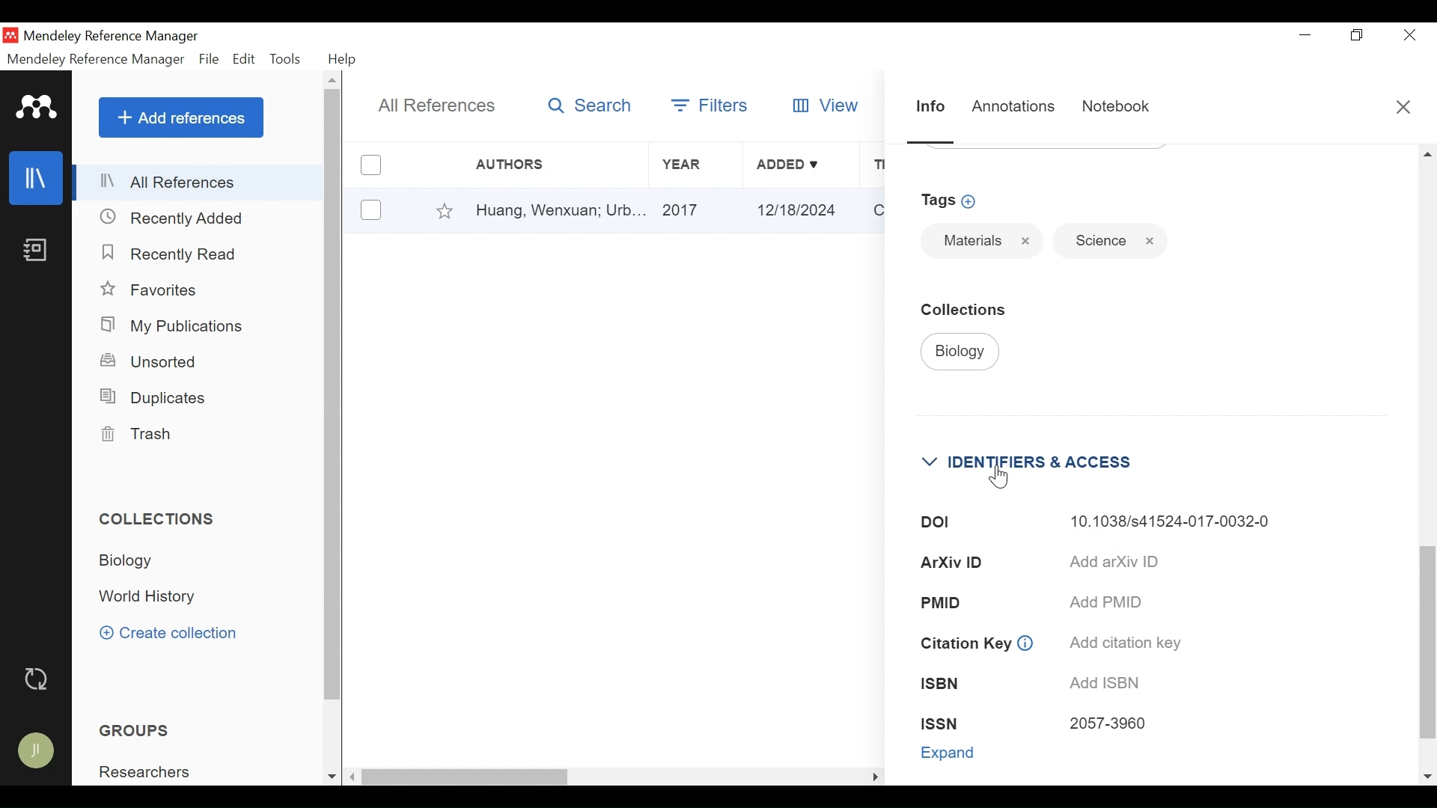 The width and height of the screenshot is (1437, 808). What do you see at coordinates (439, 107) in the screenshot?
I see `All References` at bounding box center [439, 107].